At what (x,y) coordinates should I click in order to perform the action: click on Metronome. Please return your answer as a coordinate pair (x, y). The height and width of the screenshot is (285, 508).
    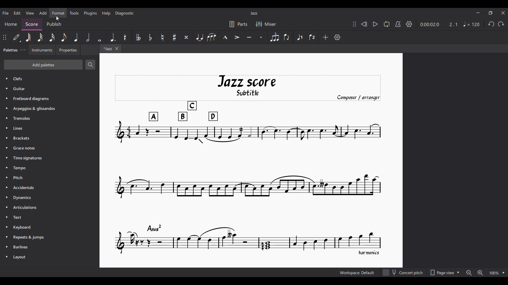
    Looking at the image, I should click on (398, 24).